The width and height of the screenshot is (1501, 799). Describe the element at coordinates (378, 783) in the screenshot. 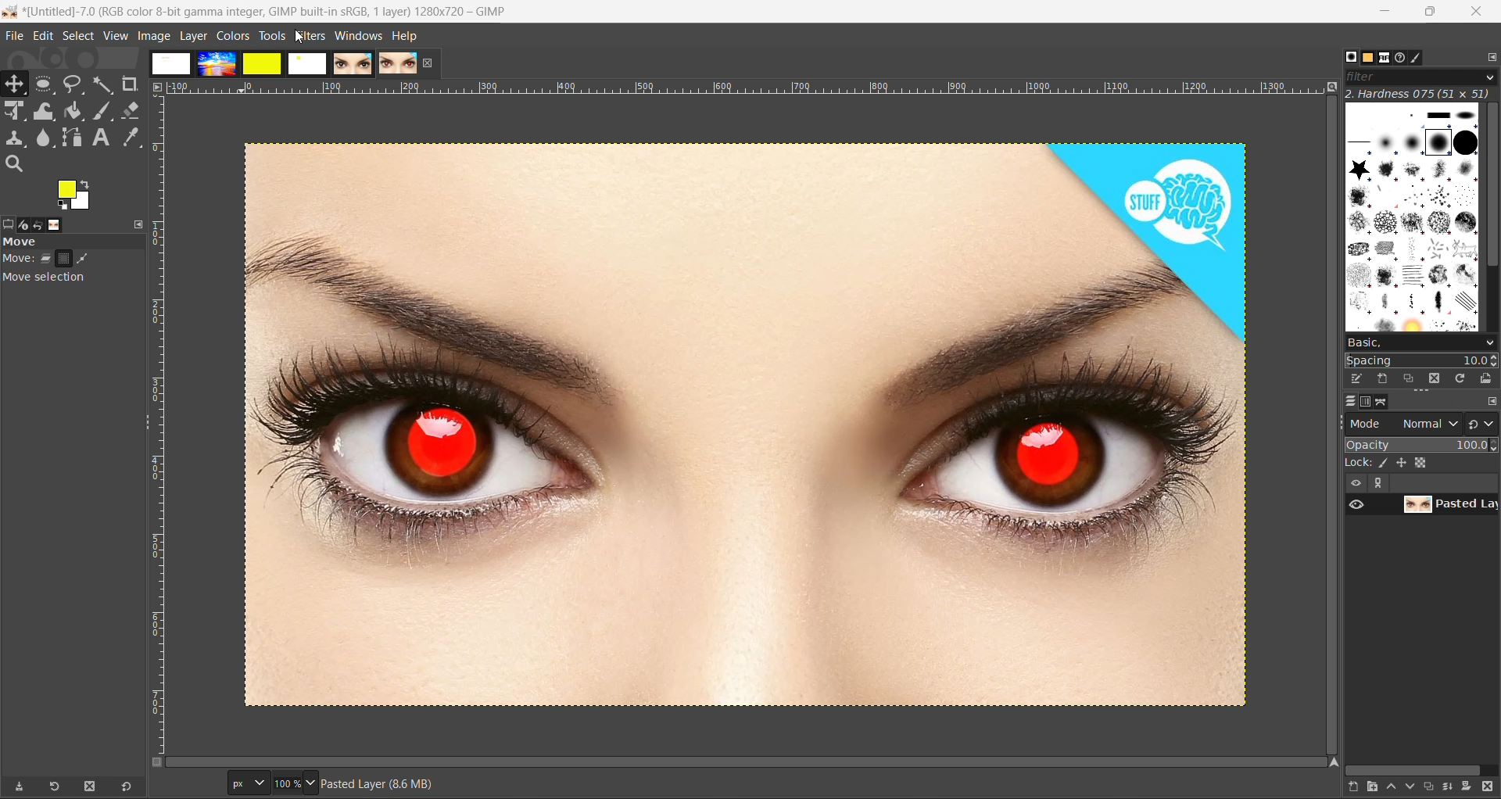

I see `metadata` at that location.